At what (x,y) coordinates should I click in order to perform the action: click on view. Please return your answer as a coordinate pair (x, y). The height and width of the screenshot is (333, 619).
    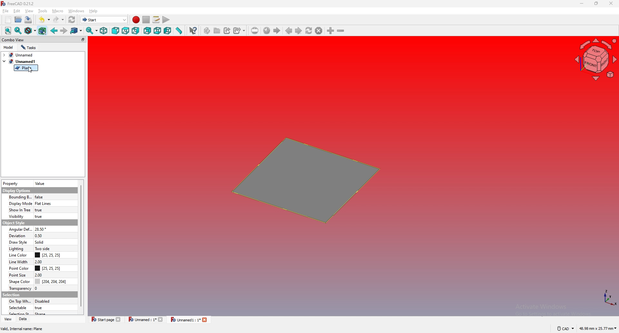
    Looking at the image, I should click on (29, 11).